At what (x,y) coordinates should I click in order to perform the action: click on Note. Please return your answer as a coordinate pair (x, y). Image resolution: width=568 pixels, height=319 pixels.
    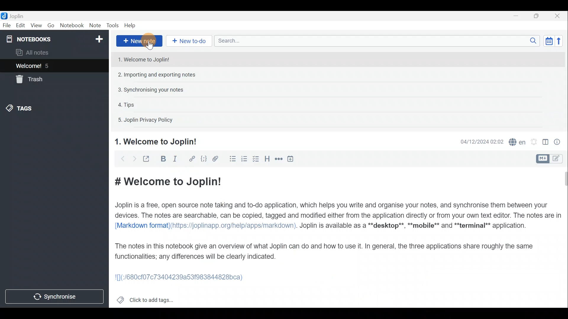
    Looking at the image, I should click on (94, 24).